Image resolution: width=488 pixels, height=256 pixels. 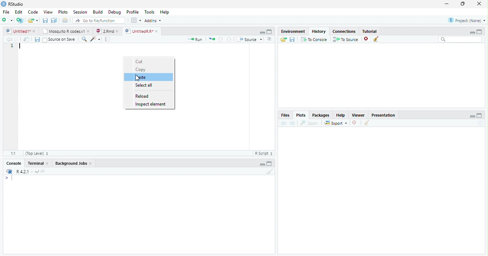 I want to click on To Source, so click(x=345, y=39).